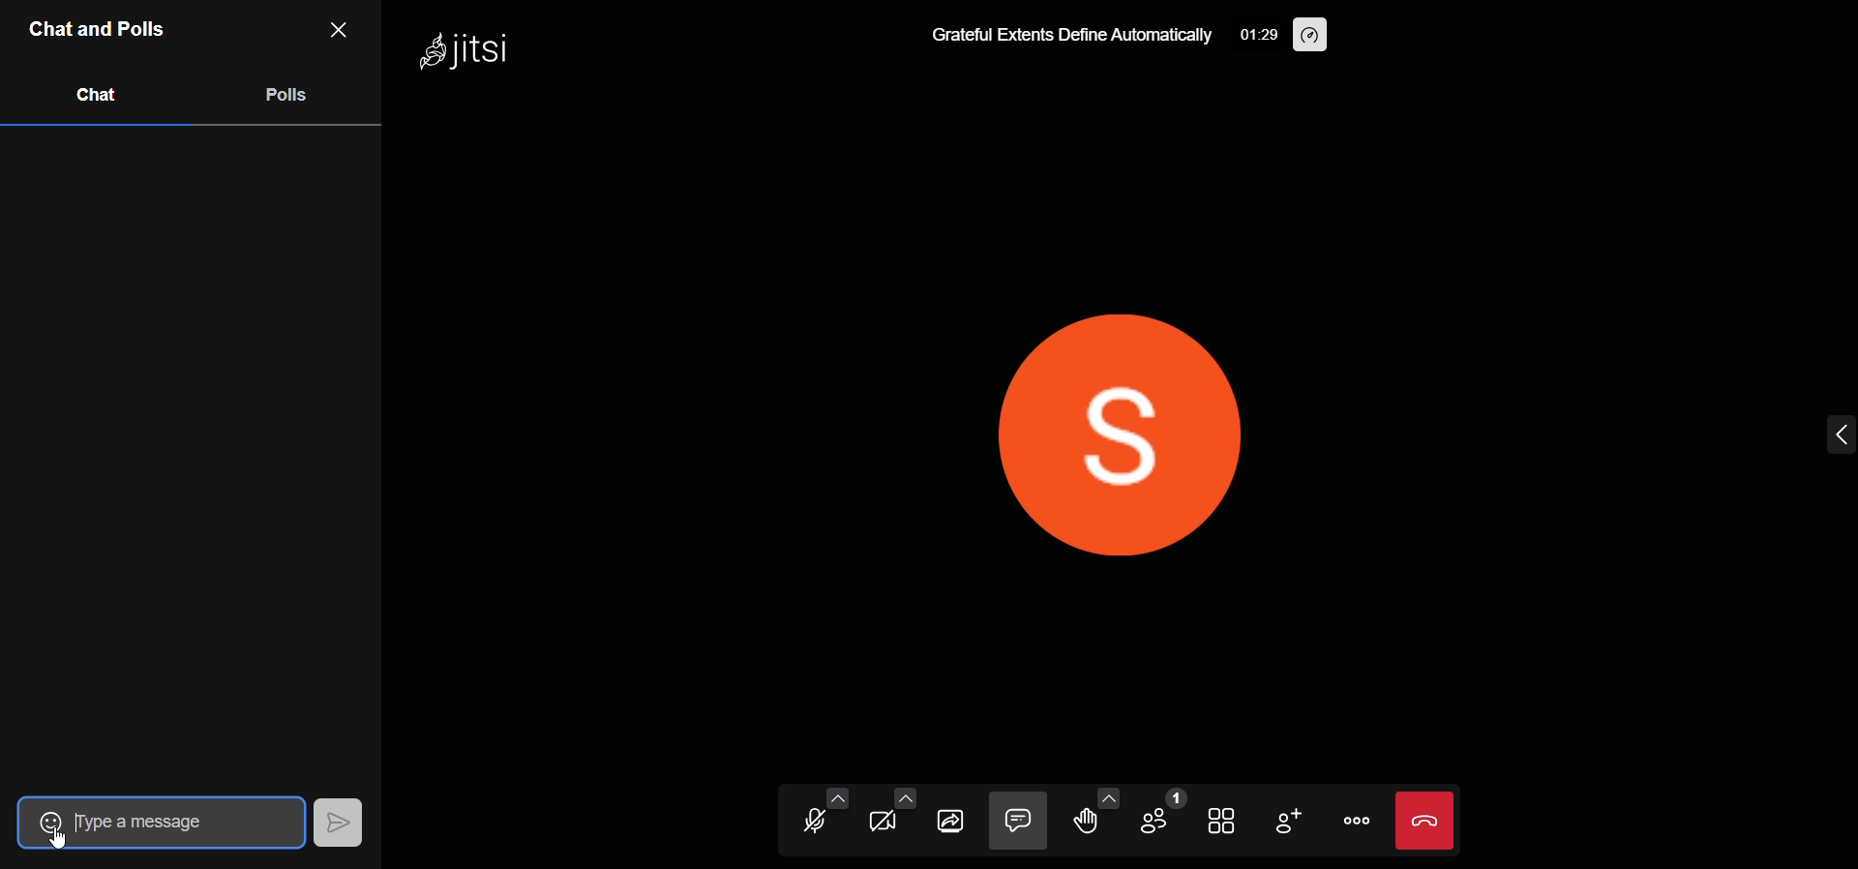 The width and height of the screenshot is (1858, 869). Describe the element at coordinates (1162, 817) in the screenshot. I see `participants` at that location.